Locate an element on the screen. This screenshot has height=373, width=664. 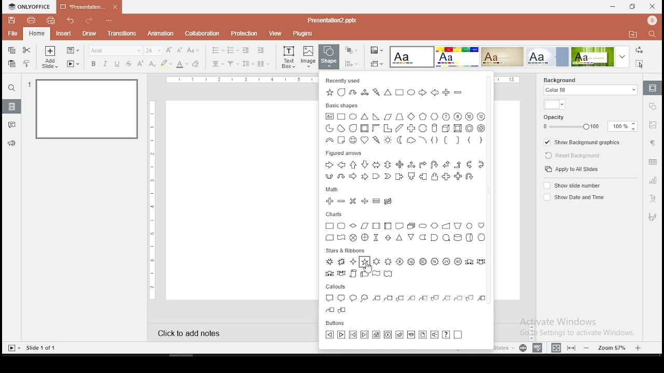
increase indent is located at coordinates (261, 50).